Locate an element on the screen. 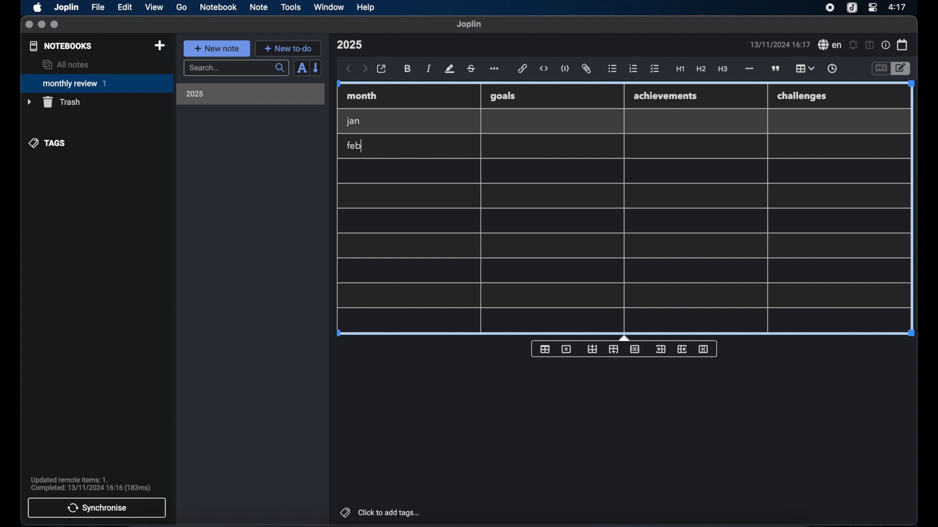 The image size is (938, 527). block quotes is located at coordinates (776, 69).